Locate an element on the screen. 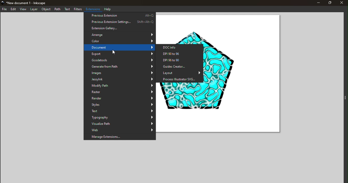  Document is located at coordinates (119, 48).